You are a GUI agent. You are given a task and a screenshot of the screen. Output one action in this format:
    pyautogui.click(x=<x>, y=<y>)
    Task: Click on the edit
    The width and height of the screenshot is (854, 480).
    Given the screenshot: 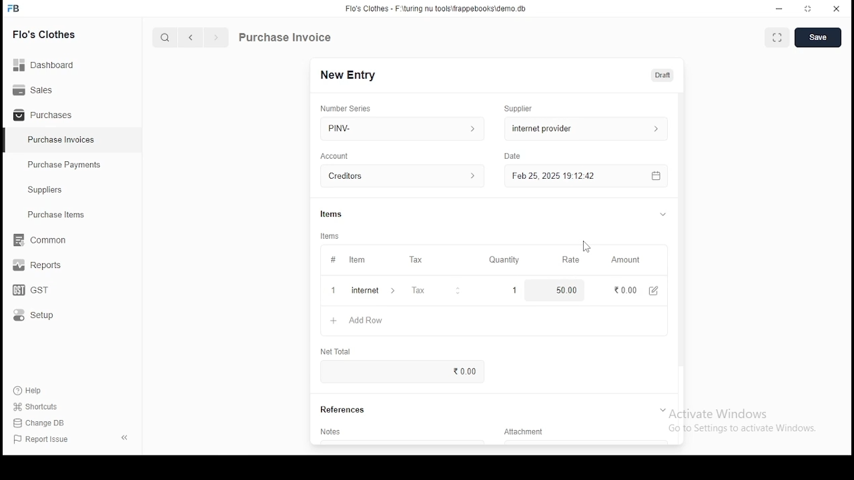 What is the action you would take?
    pyautogui.click(x=650, y=291)
    